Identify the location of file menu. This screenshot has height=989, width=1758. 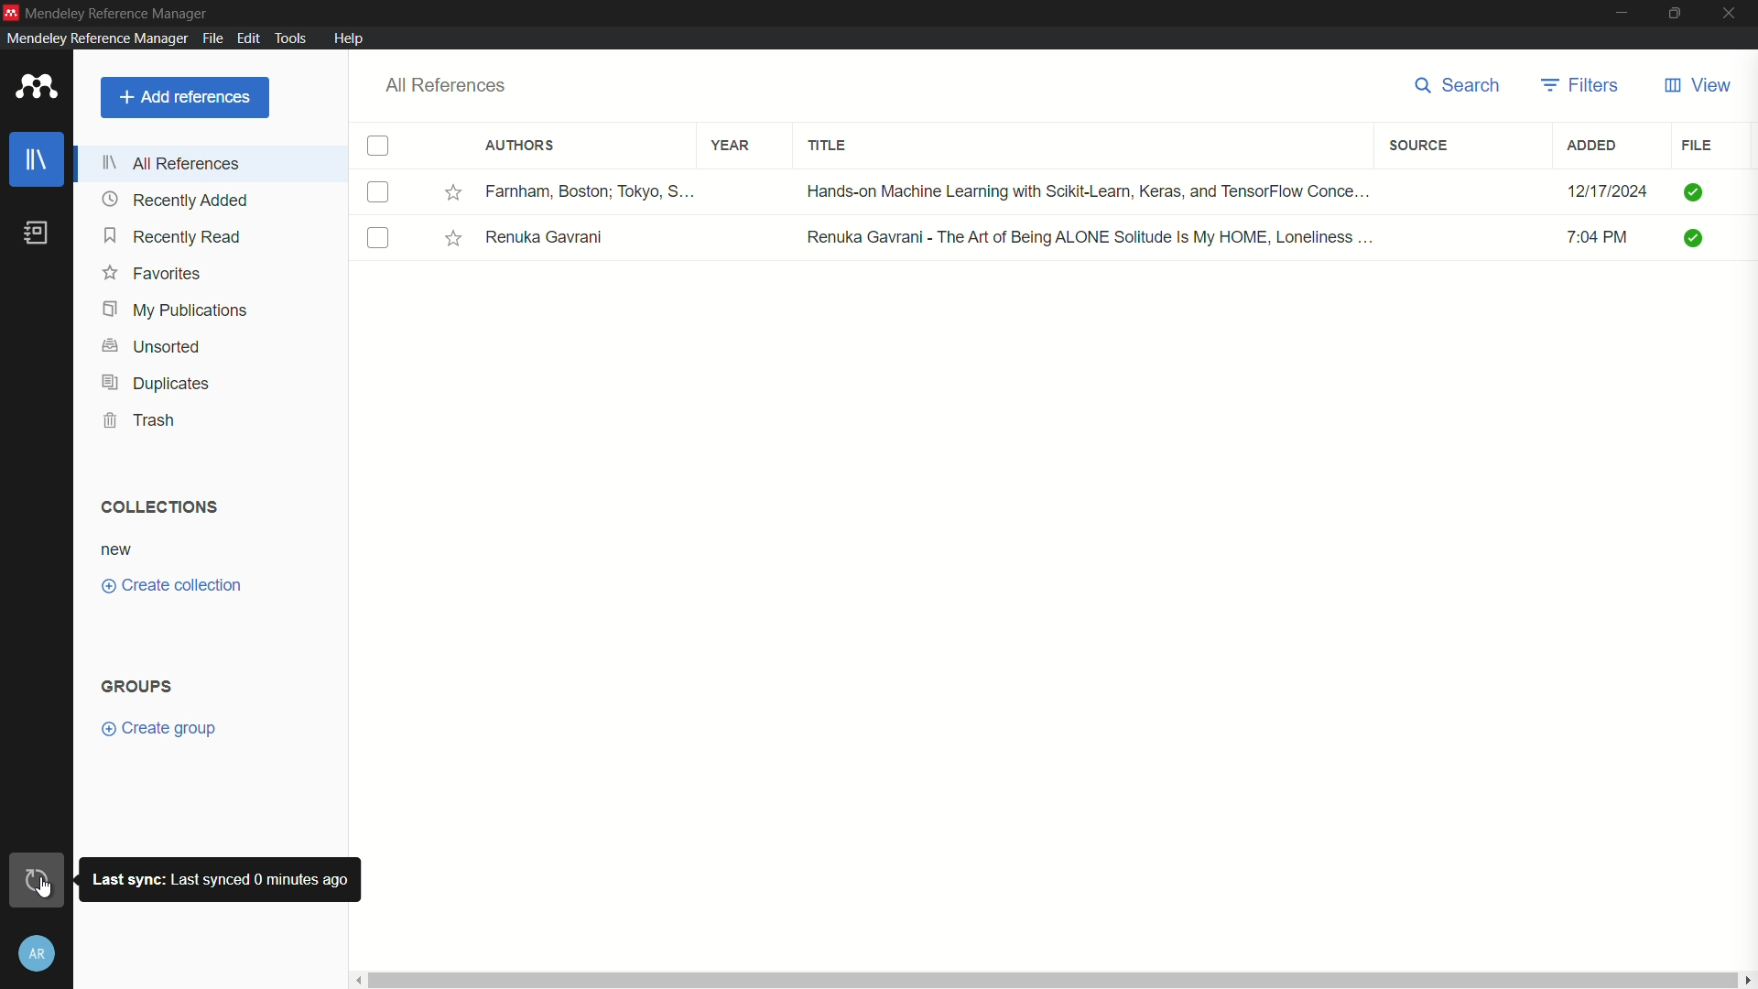
(211, 37).